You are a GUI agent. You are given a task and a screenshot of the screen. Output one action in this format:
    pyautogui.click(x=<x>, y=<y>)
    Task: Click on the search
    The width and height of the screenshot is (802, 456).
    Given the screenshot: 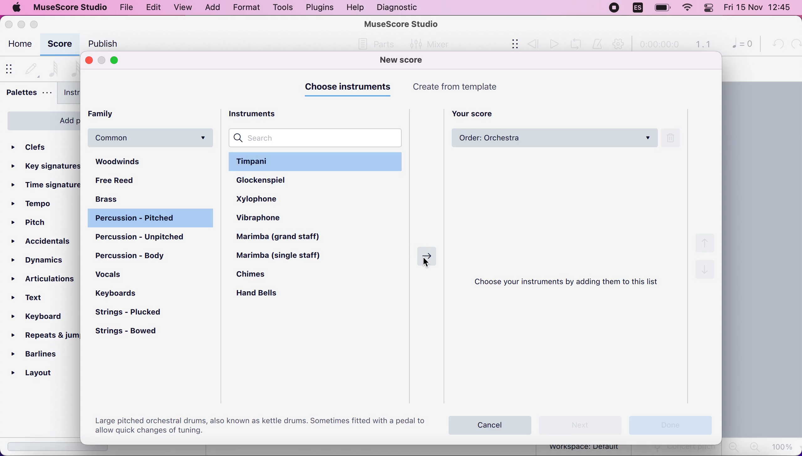 What is the action you would take?
    pyautogui.click(x=318, y=138)
    